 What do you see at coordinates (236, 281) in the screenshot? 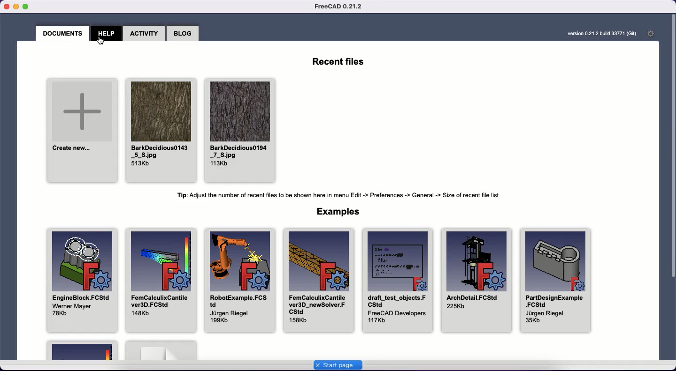
I see `RobotExample.FCStd` at bounding box center [236, 281].